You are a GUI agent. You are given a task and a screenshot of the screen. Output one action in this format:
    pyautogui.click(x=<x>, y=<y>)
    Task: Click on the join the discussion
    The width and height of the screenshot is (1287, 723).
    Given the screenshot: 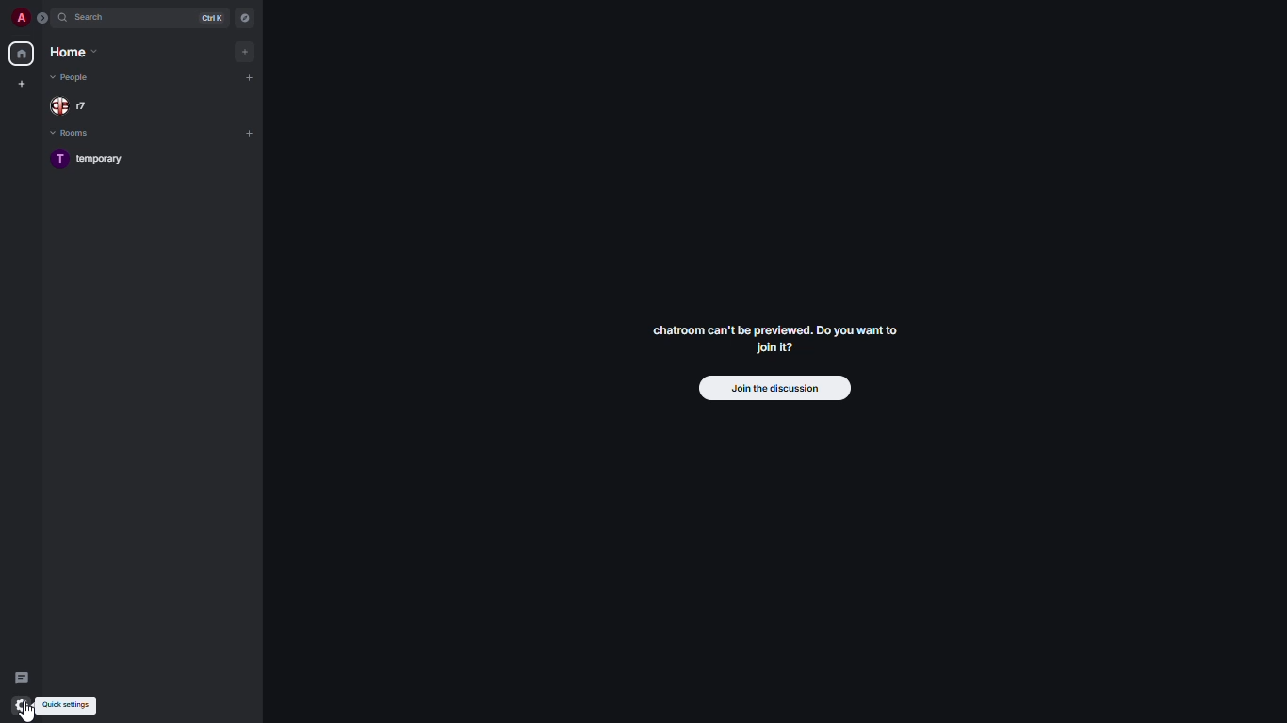 What is the action you would take?
    pyautogui.click(x=774, y=387)
    